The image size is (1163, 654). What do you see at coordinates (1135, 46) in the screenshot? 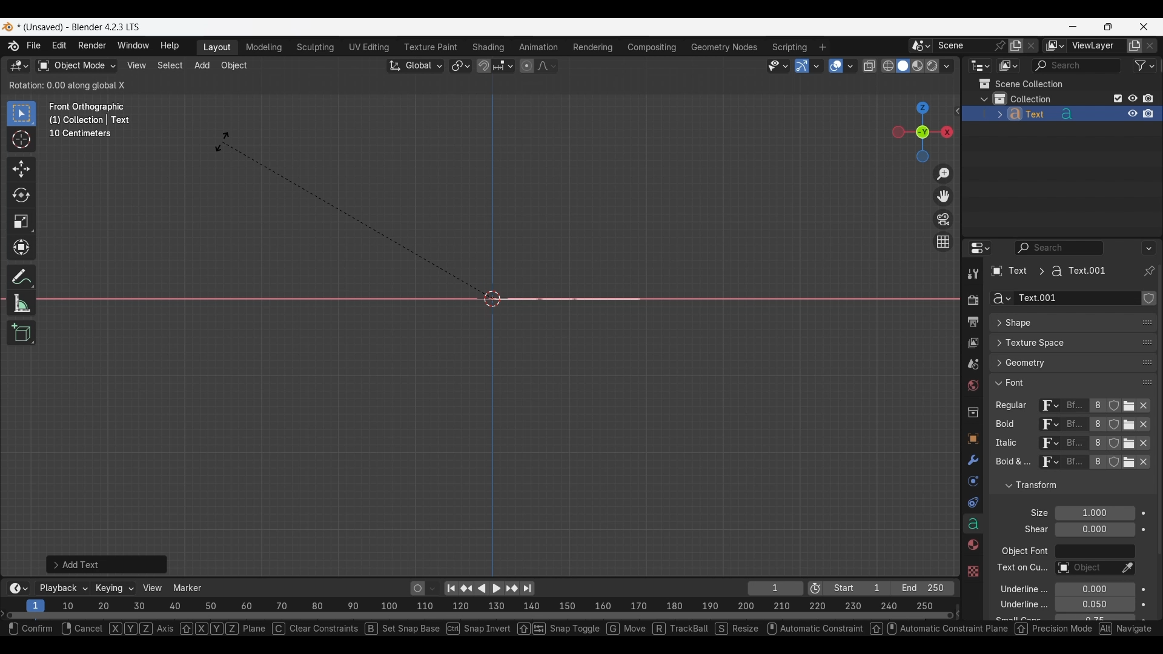
I see `Add view layer` at bounding box center [1135, 46].